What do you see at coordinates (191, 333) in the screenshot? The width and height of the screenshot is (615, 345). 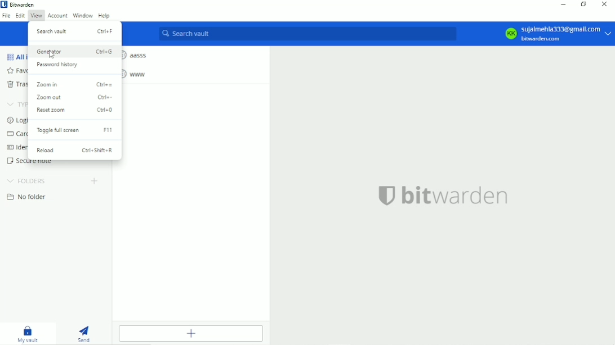 I see `Add item` at bounding box center [191, 333].